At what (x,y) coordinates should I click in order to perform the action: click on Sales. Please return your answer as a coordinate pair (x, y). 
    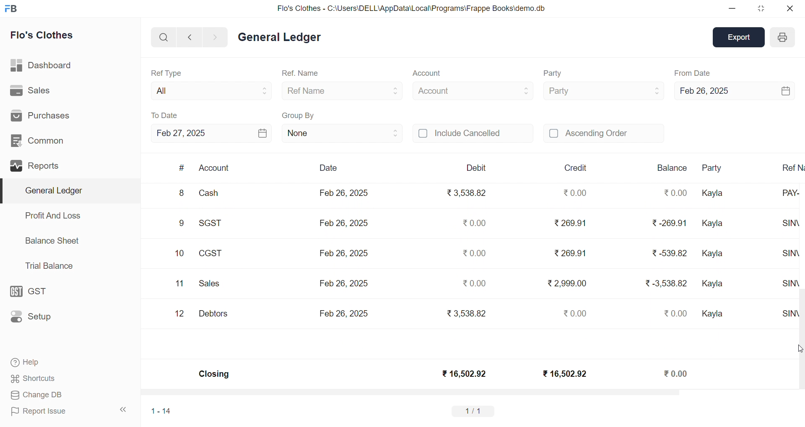
    Looking at the image, I should click on (31, 89).